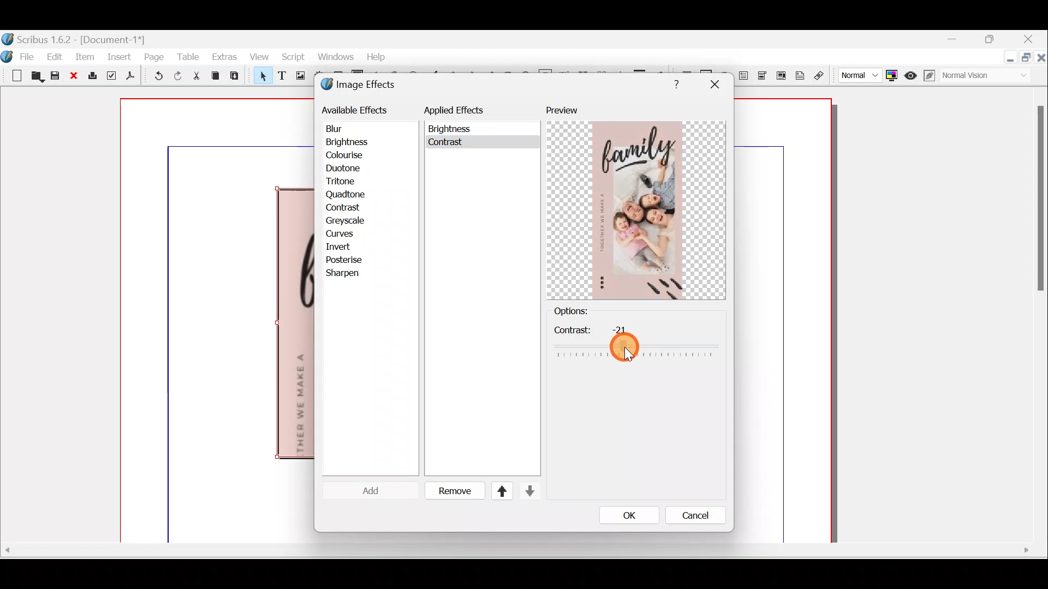 The image size is (1048, 589). What do you see at coordinates (129, 77) in the screenshot?
I see `Save as PDF` at bounding box center [129, 77].